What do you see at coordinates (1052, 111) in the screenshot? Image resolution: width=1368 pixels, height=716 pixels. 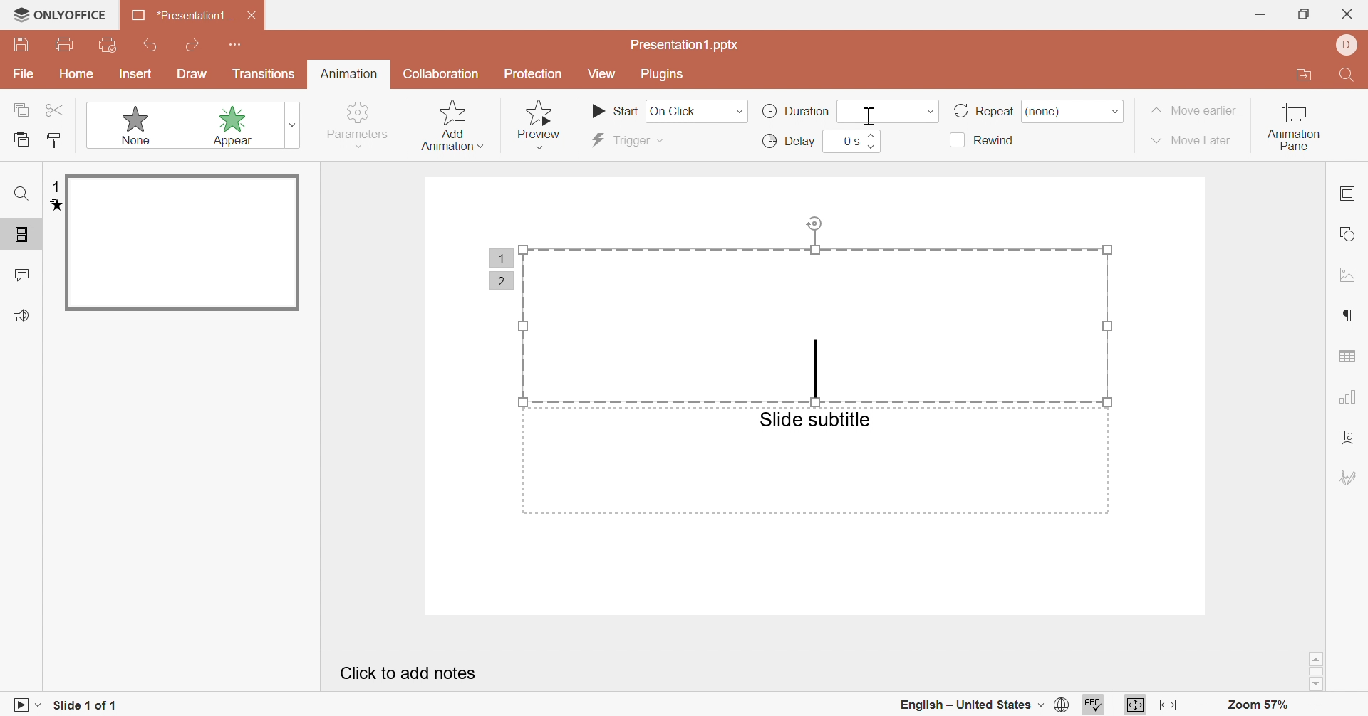 I see `none` at bounding box center [1052, 111].